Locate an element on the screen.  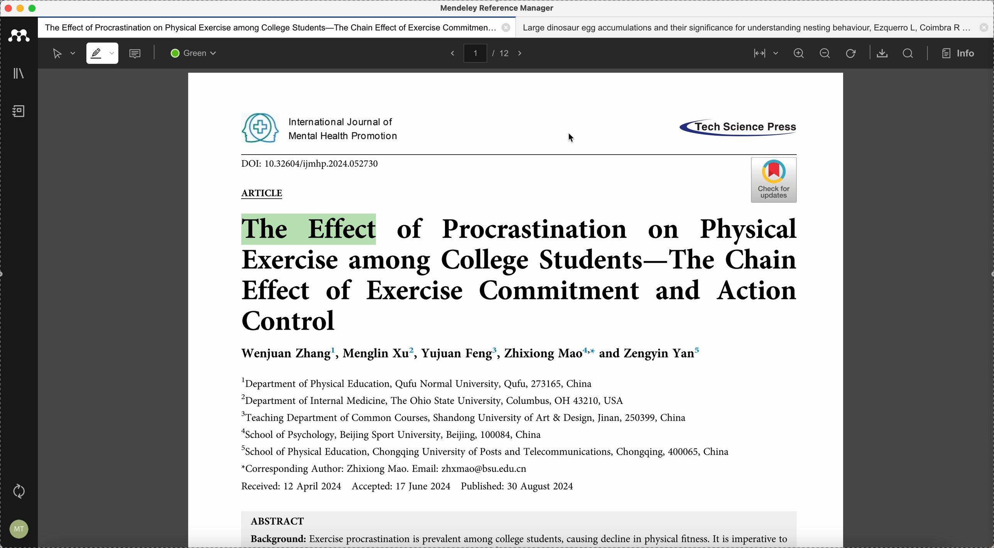
comments is located at coordinates (136, 54).